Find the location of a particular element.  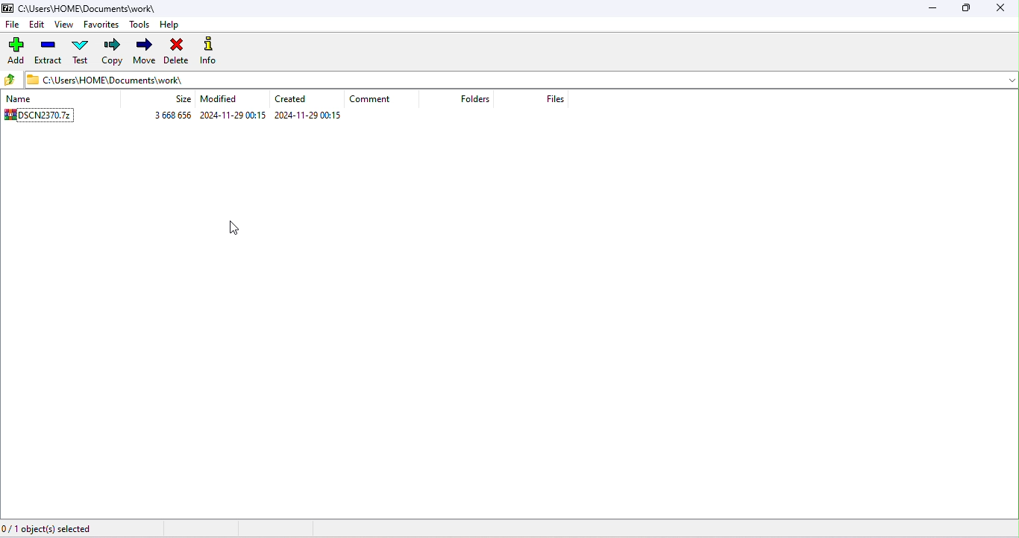

folders is located at coordinates (475, 101).